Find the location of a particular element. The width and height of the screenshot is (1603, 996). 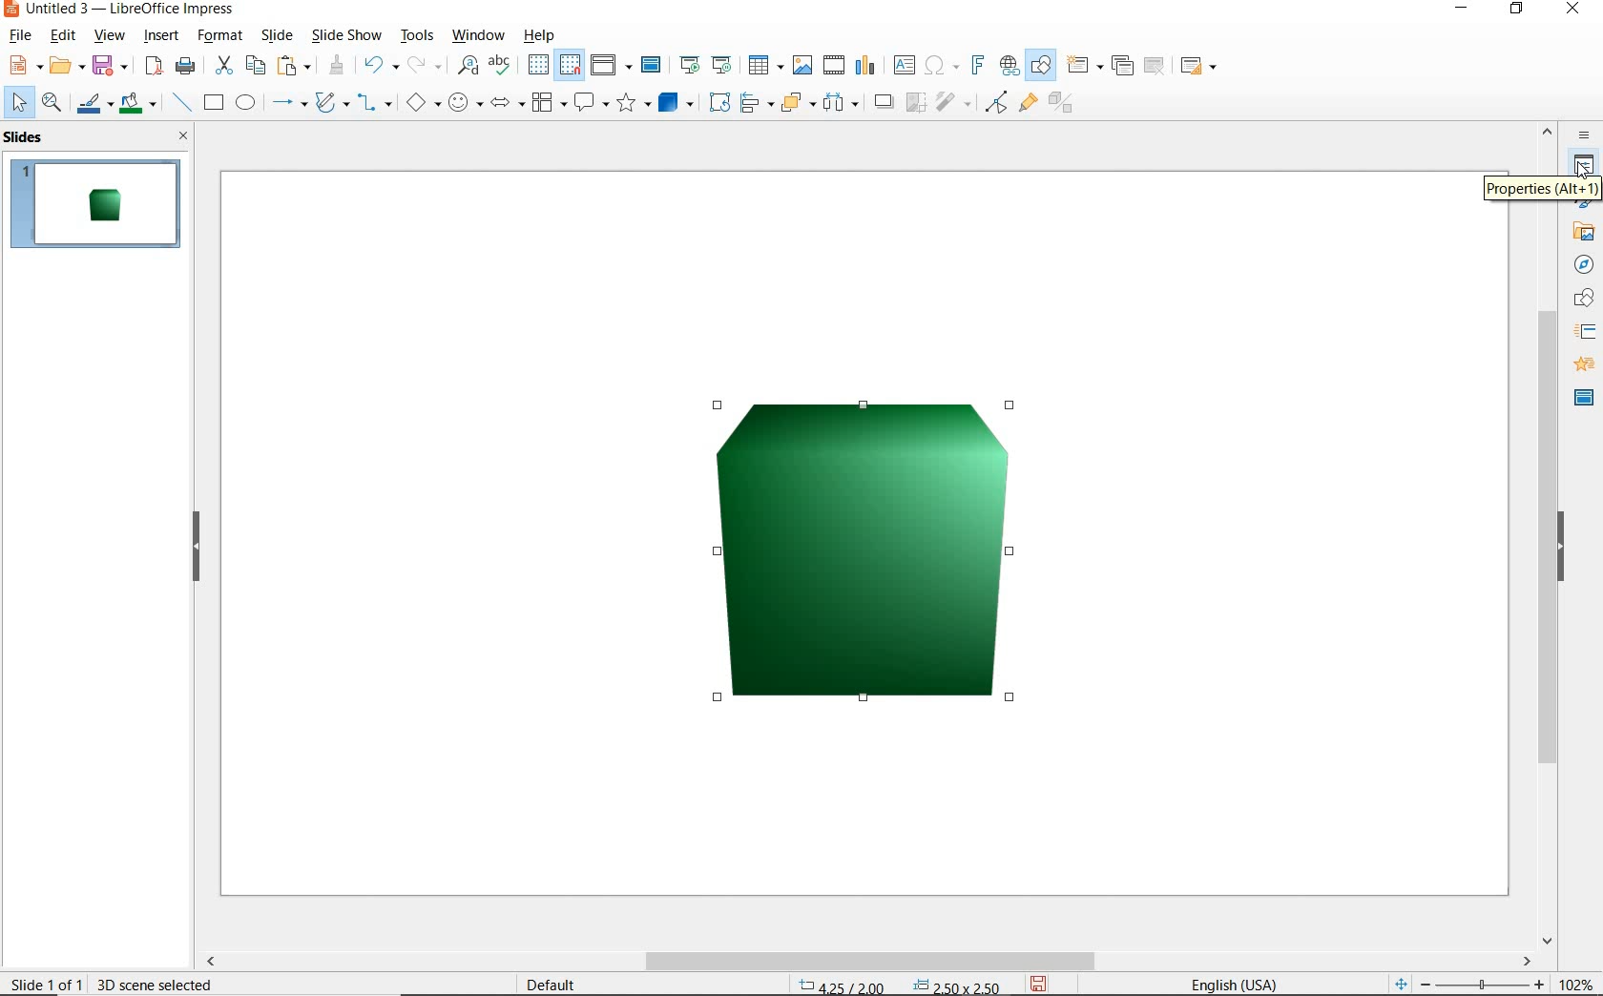

insert is located at coordinates (161, 37).